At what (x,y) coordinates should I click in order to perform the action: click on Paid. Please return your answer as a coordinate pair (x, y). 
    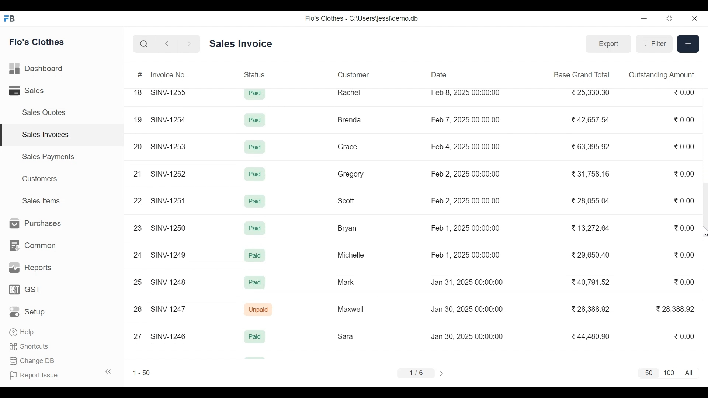
    Looking at the image, I should click on (256, 121).